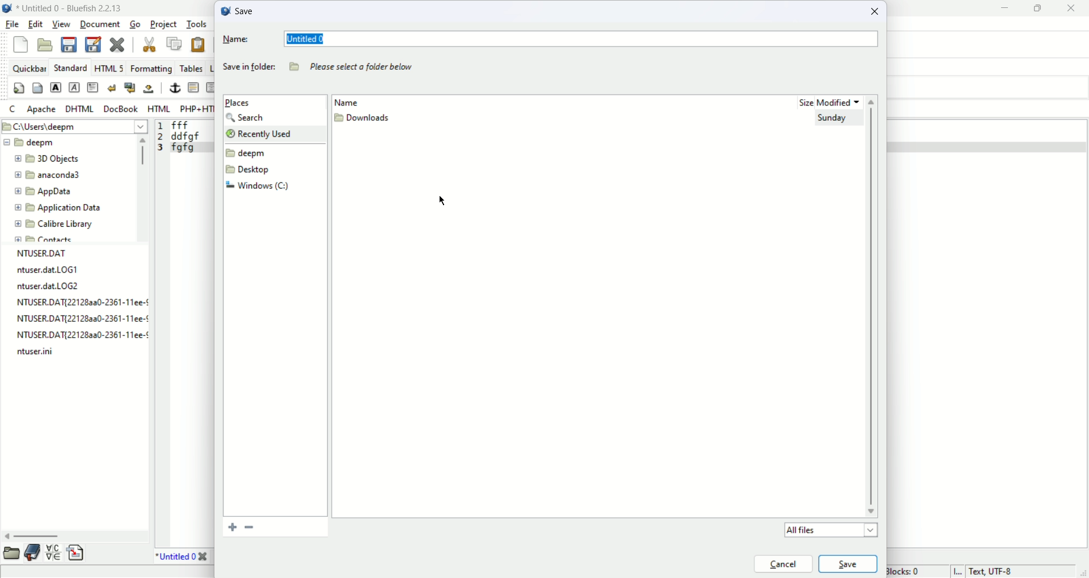 The image size is (1089, 578). What do you see at coordinates (160, 139) in the screenshot?
I see `line number` at bounding box center [160, 139].